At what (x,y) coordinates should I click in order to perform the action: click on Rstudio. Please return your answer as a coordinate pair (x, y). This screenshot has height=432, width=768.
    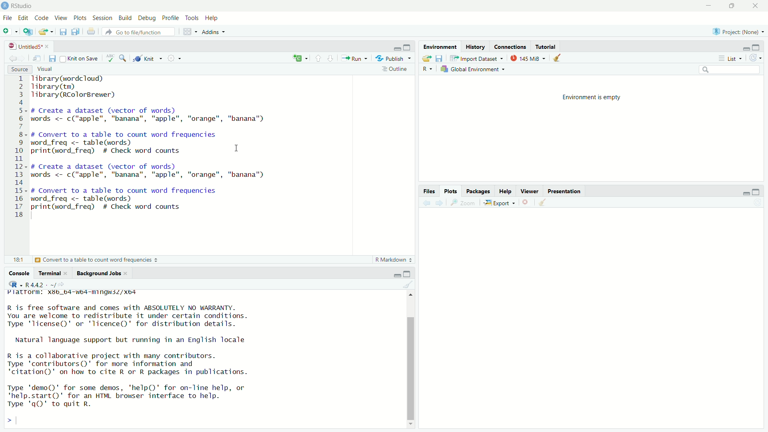
    Looking at the image, I should click on (18, 5).